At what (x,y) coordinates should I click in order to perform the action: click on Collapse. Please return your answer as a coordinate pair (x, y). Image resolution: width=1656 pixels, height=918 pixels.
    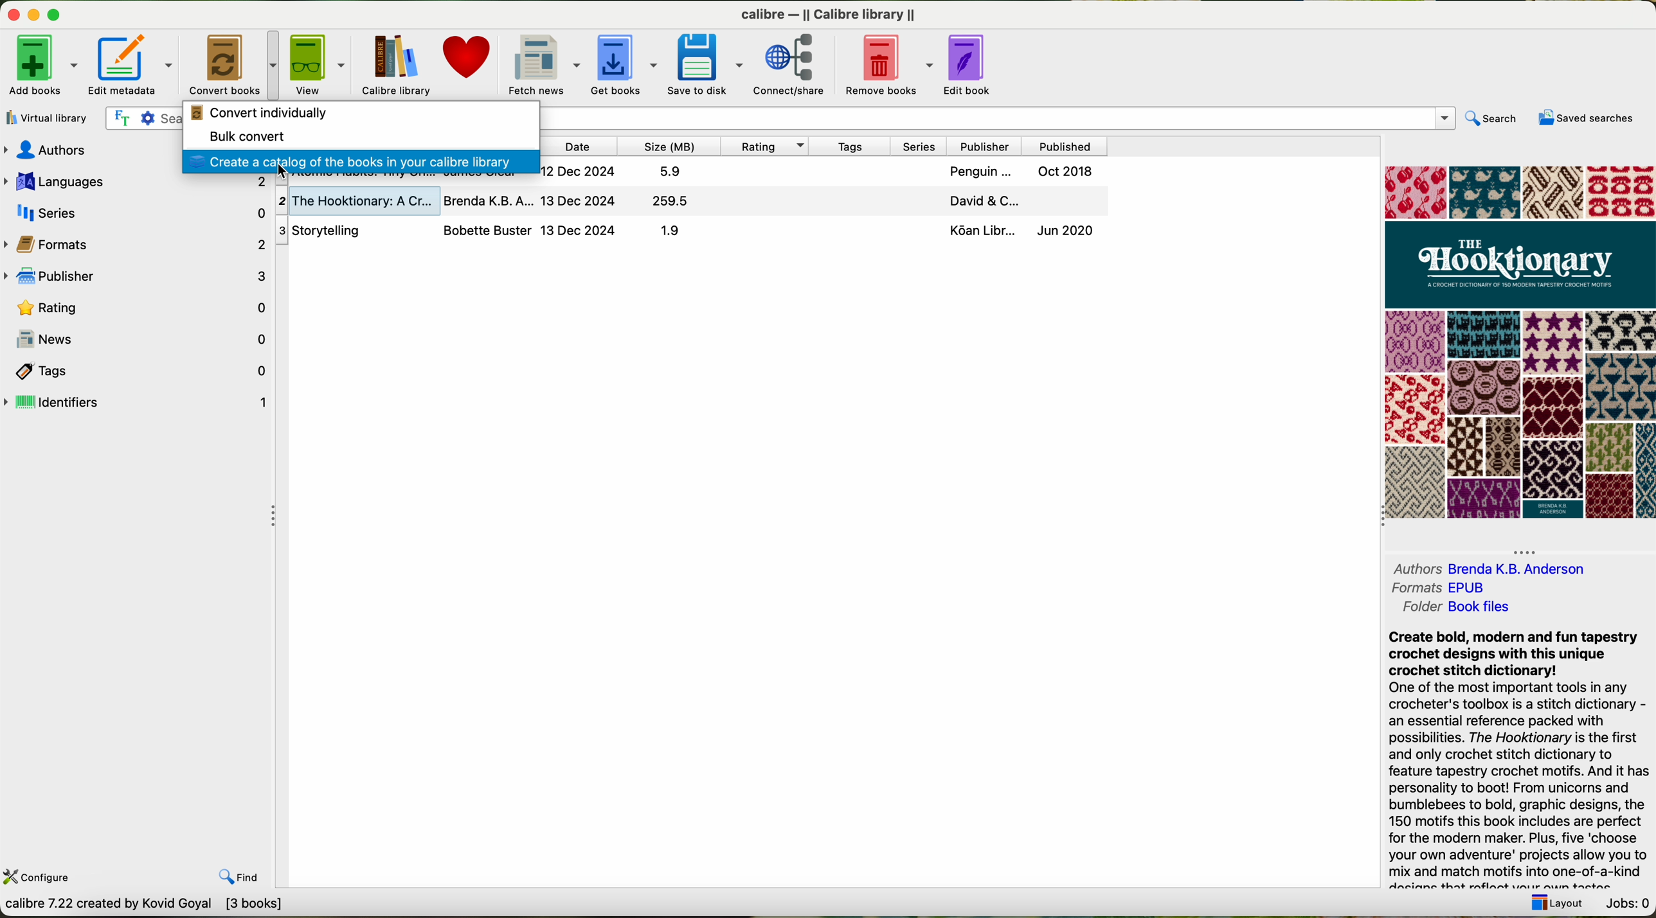
    Looking at the image, I should click on (1527, 551).